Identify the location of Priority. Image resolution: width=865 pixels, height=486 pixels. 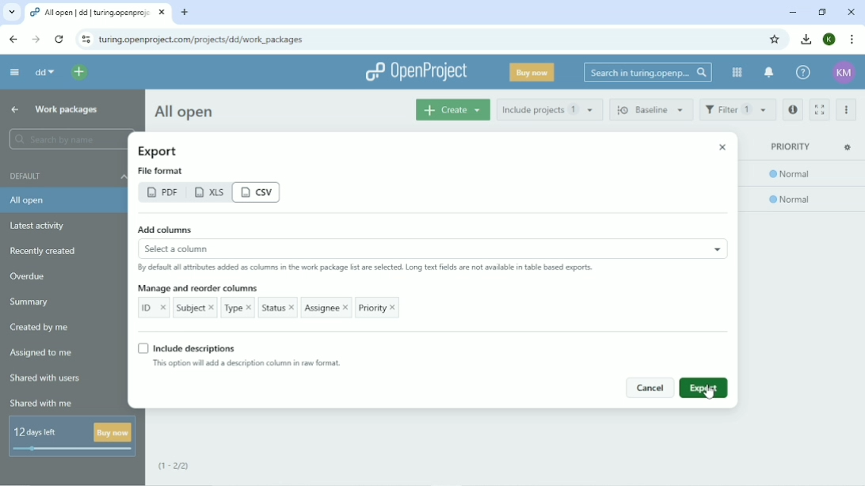
(377, 306).